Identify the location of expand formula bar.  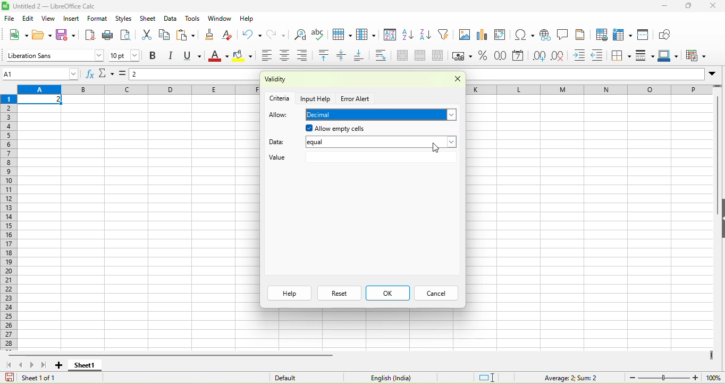
(715, 76).